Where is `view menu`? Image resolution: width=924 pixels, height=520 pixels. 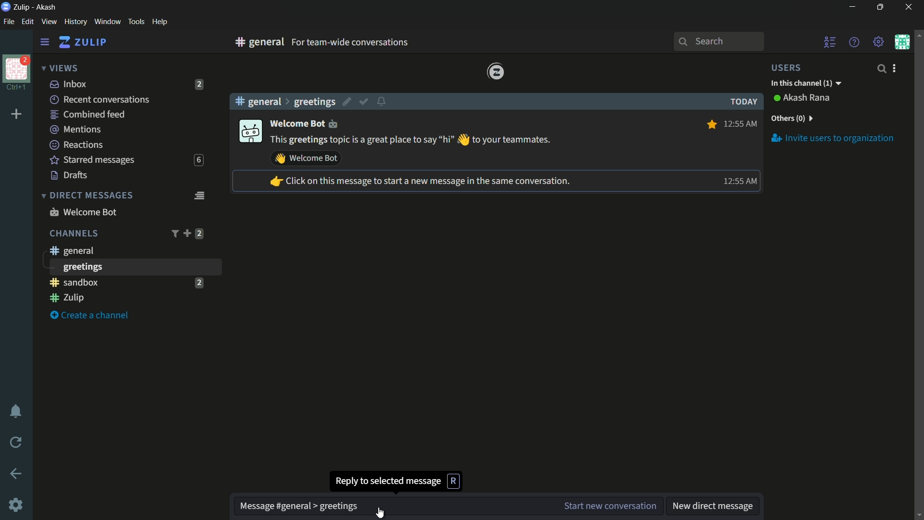
view menu is located at coordinates (49, 21).